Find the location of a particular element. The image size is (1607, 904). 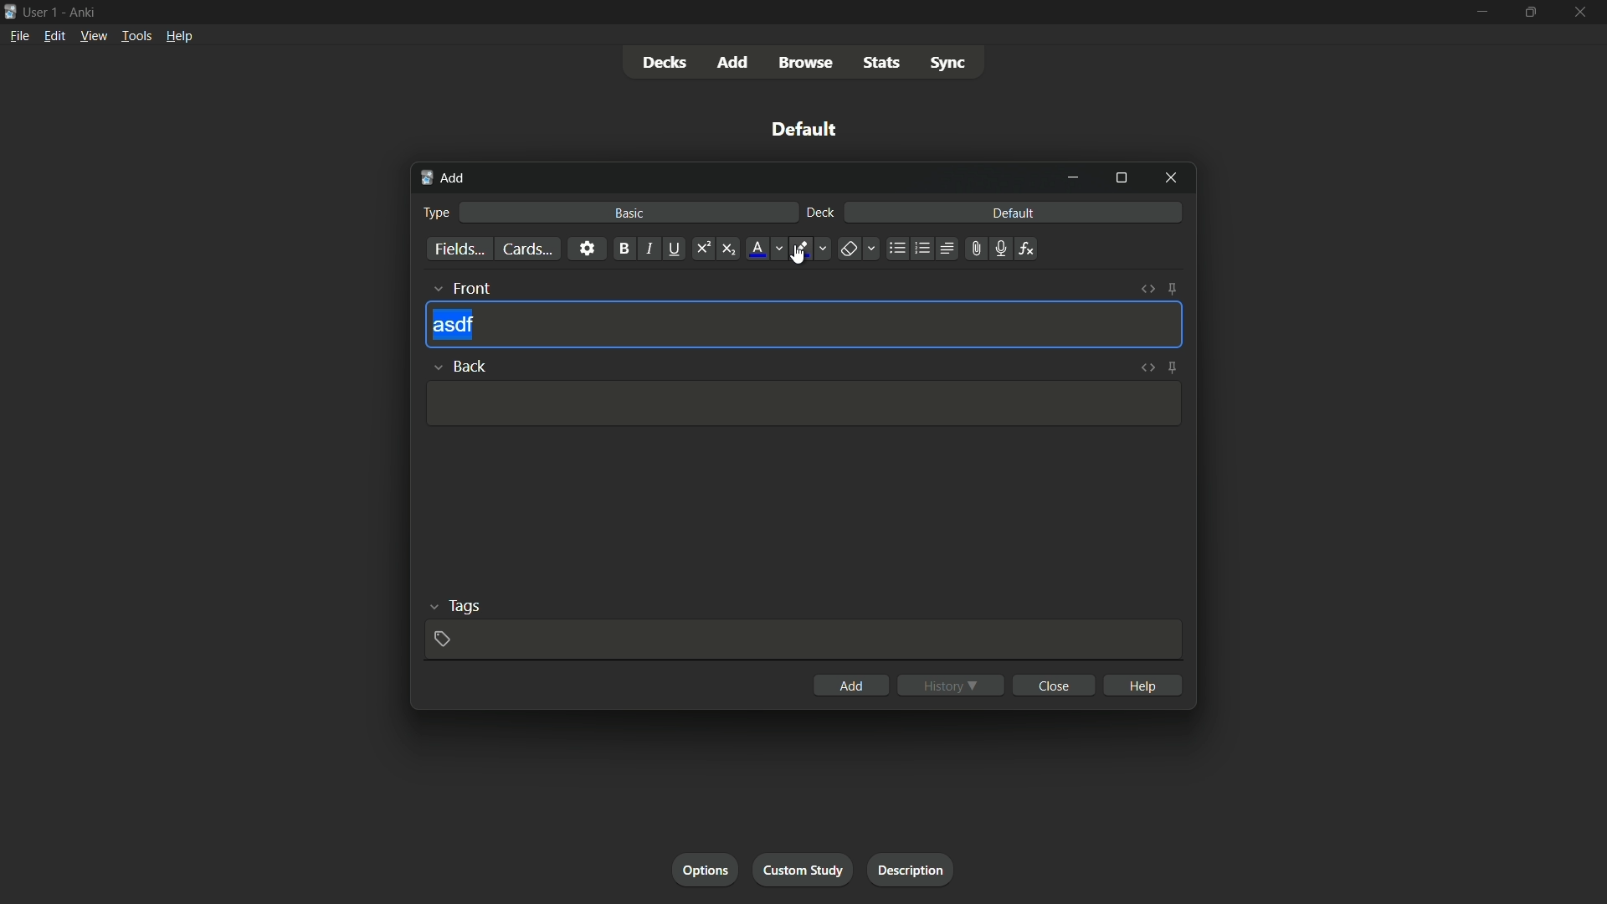

add is located at coordinates (852, 684).